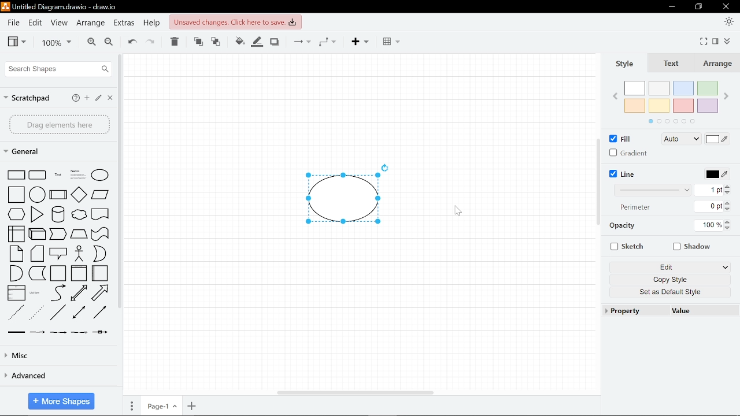 This screenshot has width=740, height=416. Describe the element at coordinates (78, 294) in the screenshot. I see `bidirectional arrow` at that location.